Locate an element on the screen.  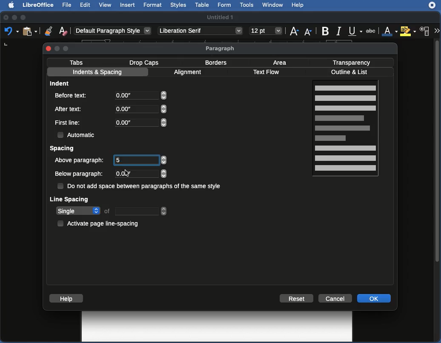
5 is located at coordinates (137, 160).